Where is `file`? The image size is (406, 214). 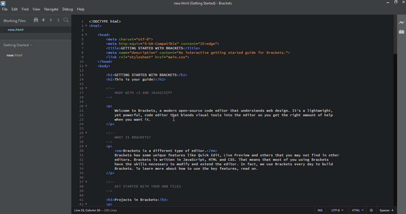 file is located at coordinates (5, 10).